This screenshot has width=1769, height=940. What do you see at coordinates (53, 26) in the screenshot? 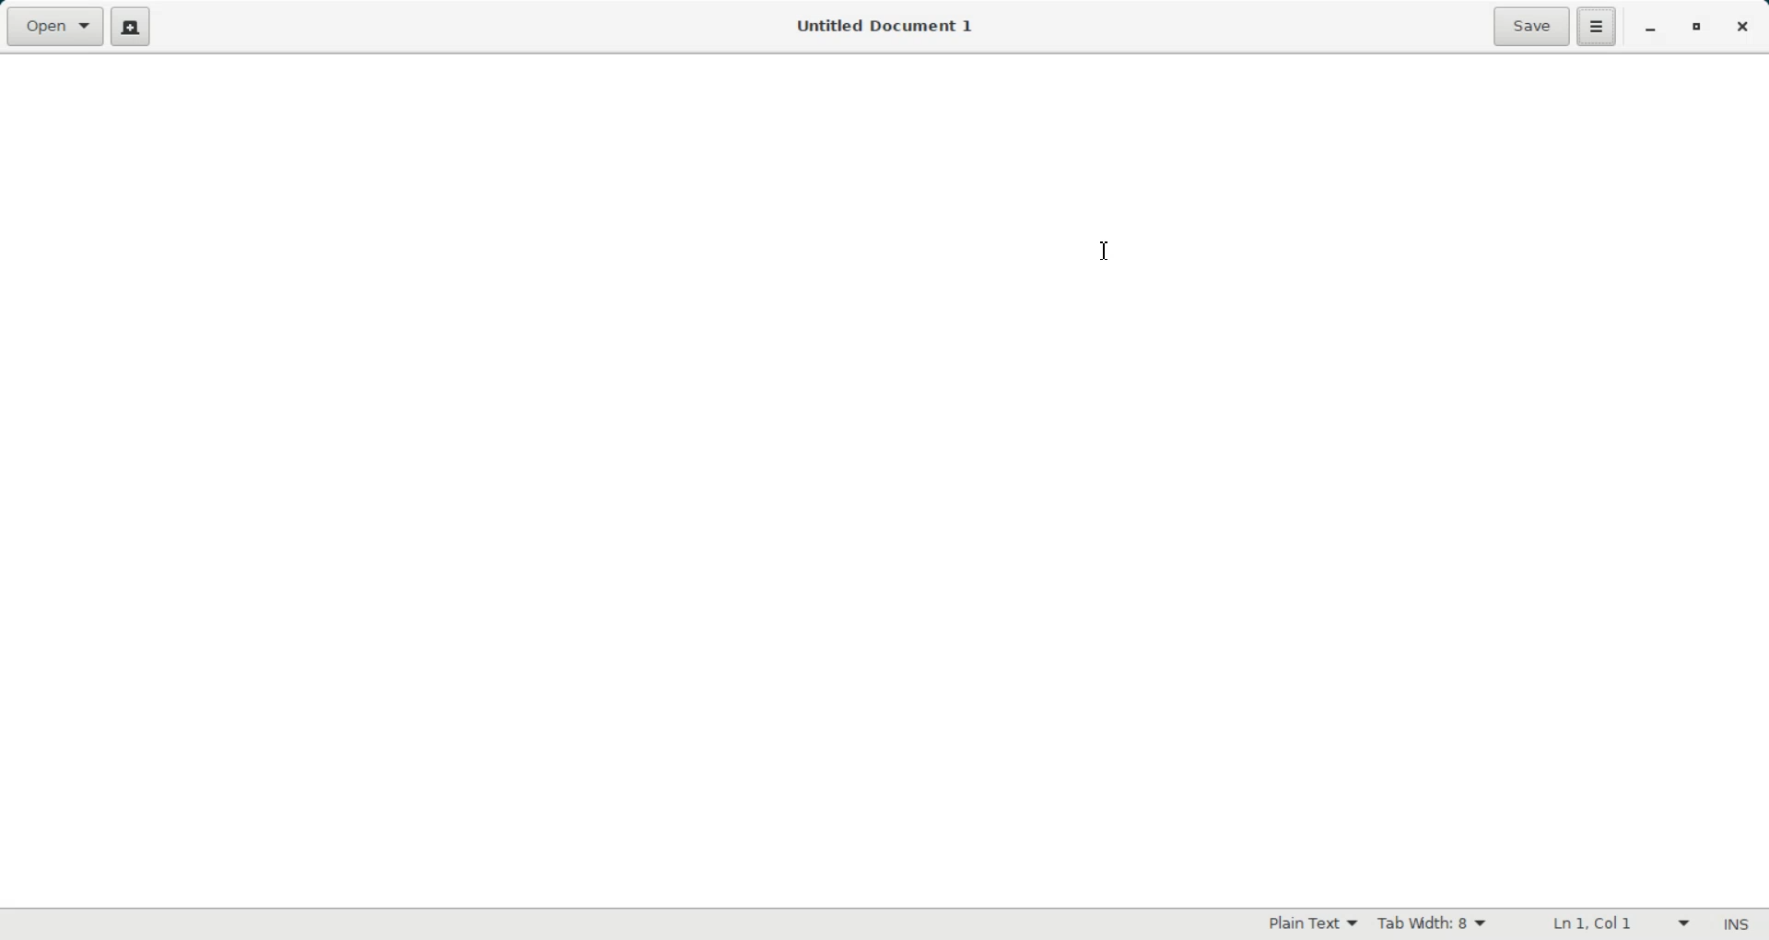
I see `Open a file` at bounding box center [53, 26].